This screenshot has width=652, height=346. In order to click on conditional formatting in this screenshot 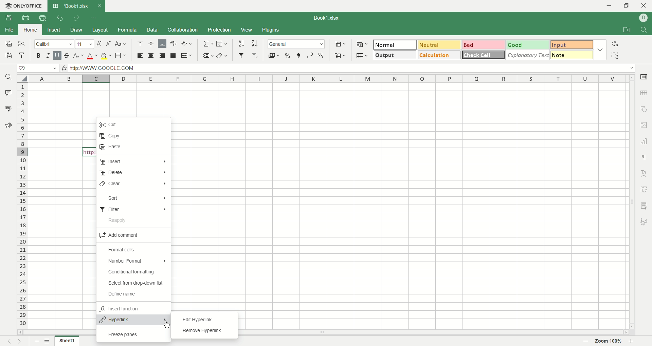, I will do `click(130, 271)`.